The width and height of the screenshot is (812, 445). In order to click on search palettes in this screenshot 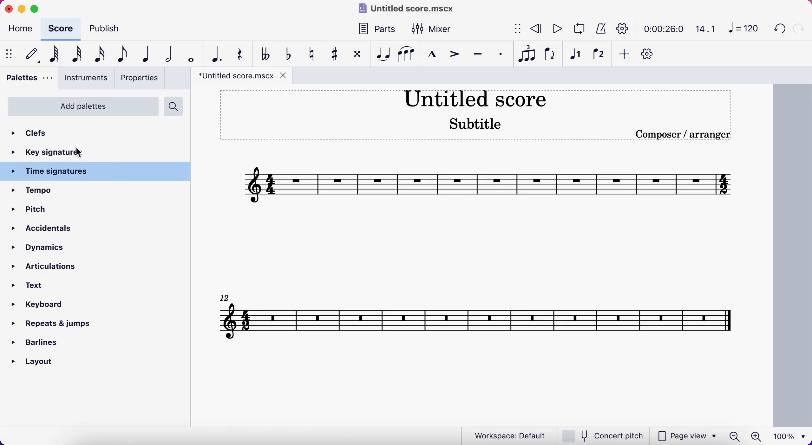, I will do `click(174, 106)`.